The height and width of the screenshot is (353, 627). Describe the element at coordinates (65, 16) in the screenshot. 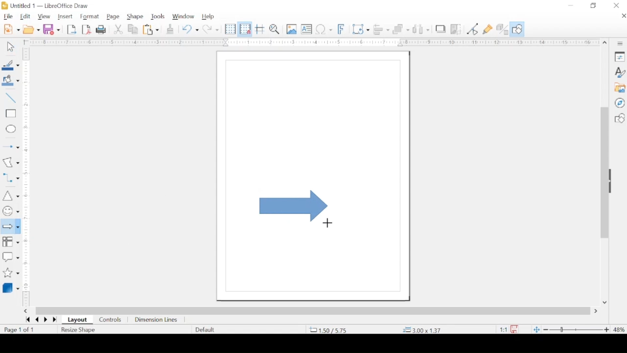

I see `insert` at that location.